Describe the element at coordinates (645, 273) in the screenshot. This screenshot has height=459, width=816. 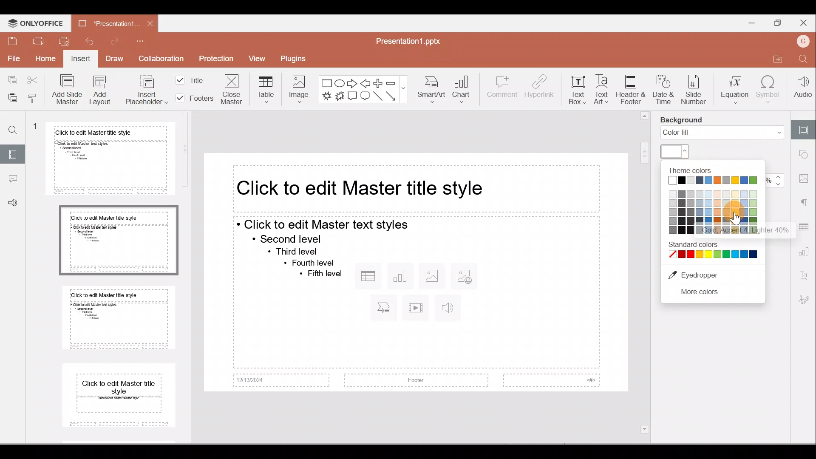
I see `vertical scrollbar` at that location.